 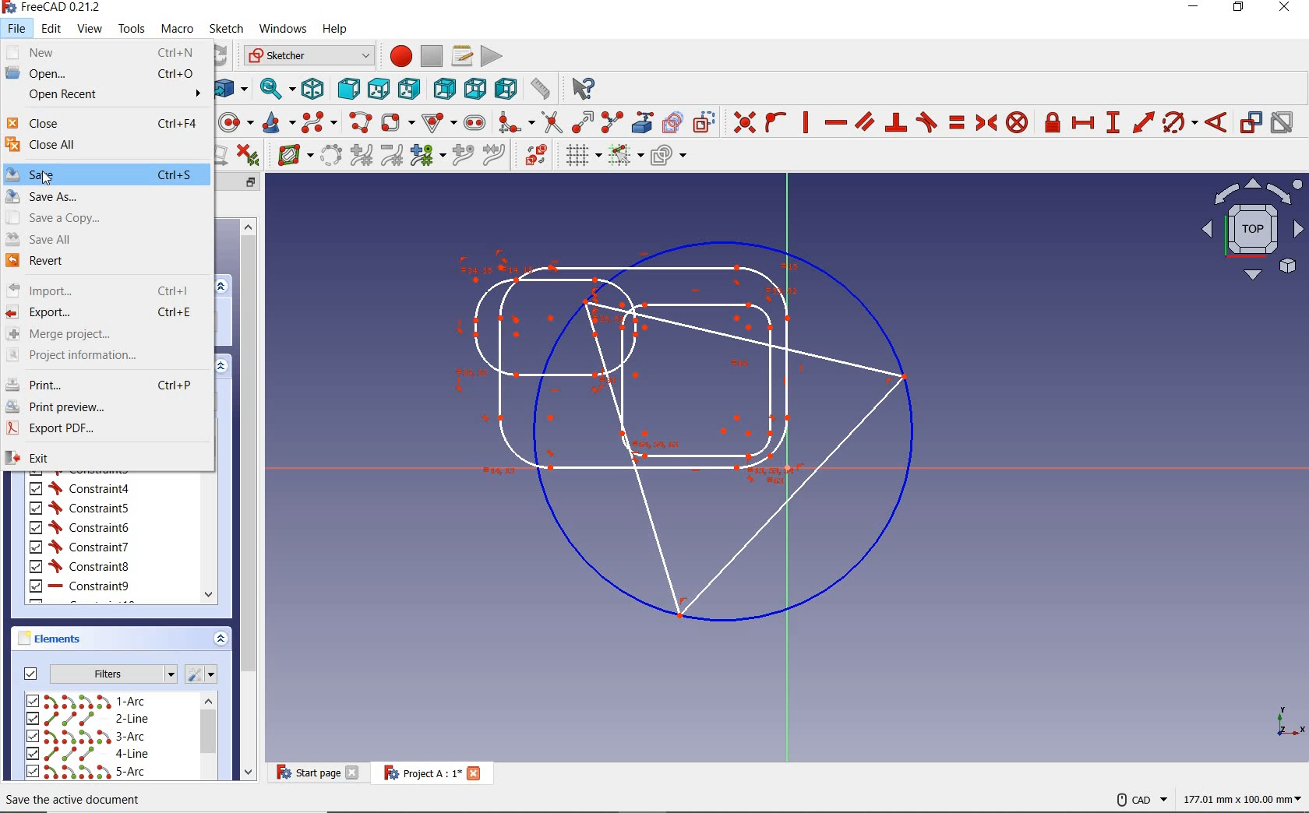 What do you see at coordinates (408, 88) in the screenshot?
I see `right` at bounding box center [408, 88].